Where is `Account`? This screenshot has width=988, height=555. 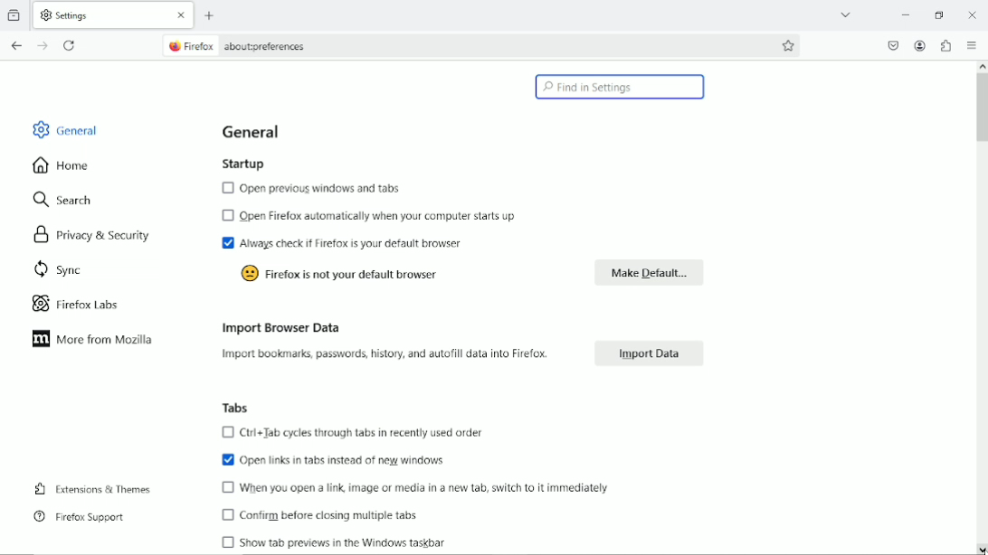 Account is located at coordinates (921, 46).